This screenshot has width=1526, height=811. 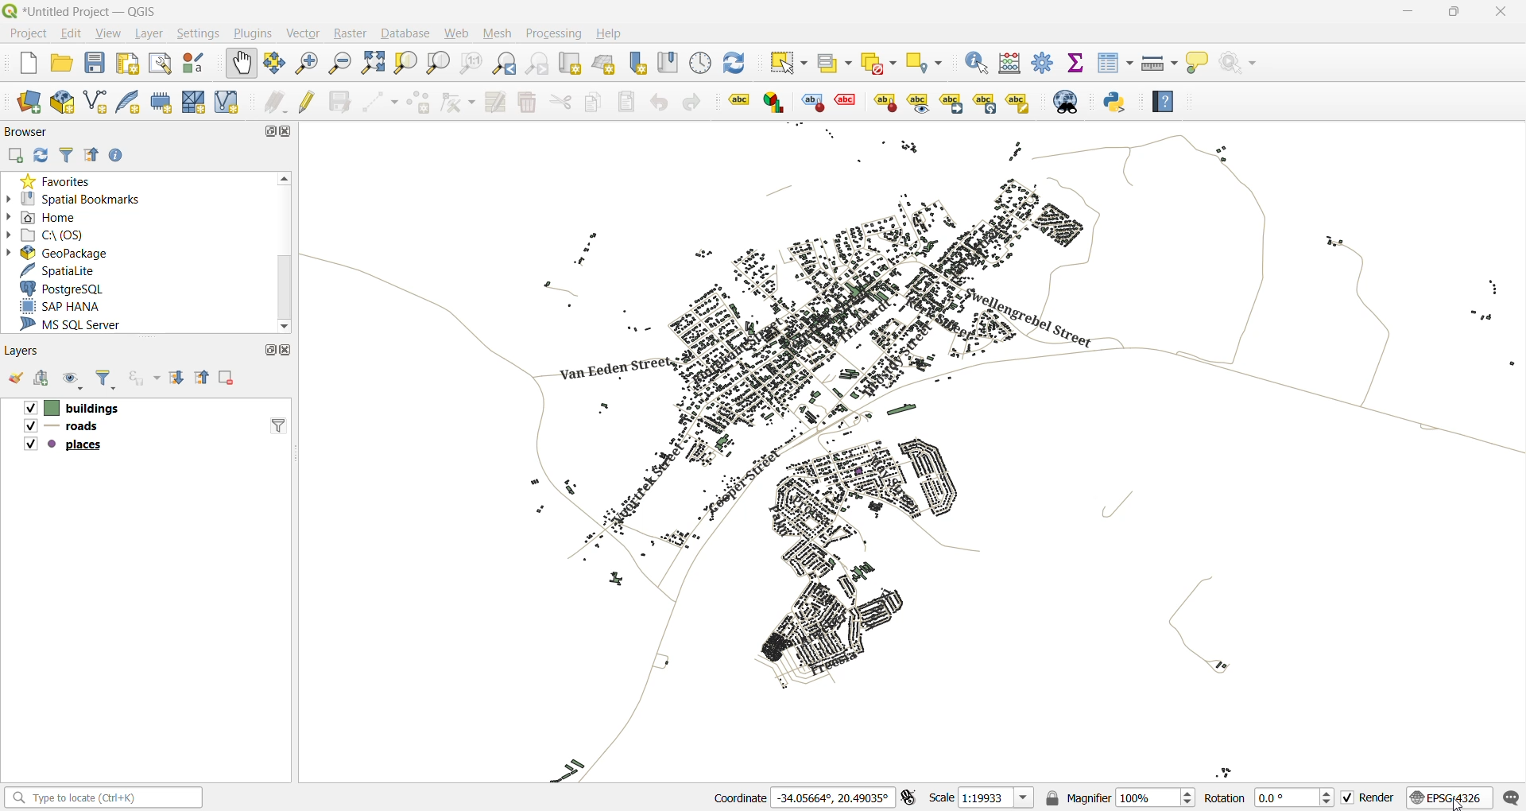 I want to click on web, so click(x=459, y=33).